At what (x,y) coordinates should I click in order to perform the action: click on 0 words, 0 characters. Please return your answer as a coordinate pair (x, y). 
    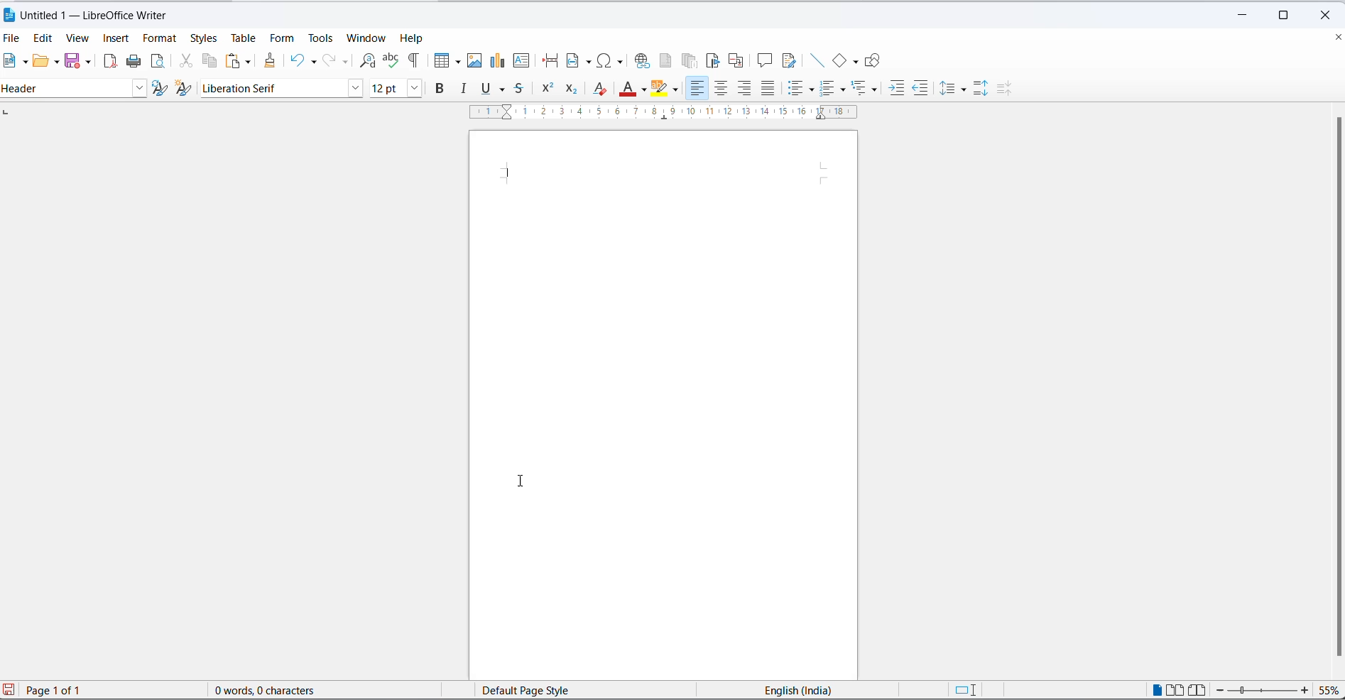
    Looking at the image, I should click on (281, 690).